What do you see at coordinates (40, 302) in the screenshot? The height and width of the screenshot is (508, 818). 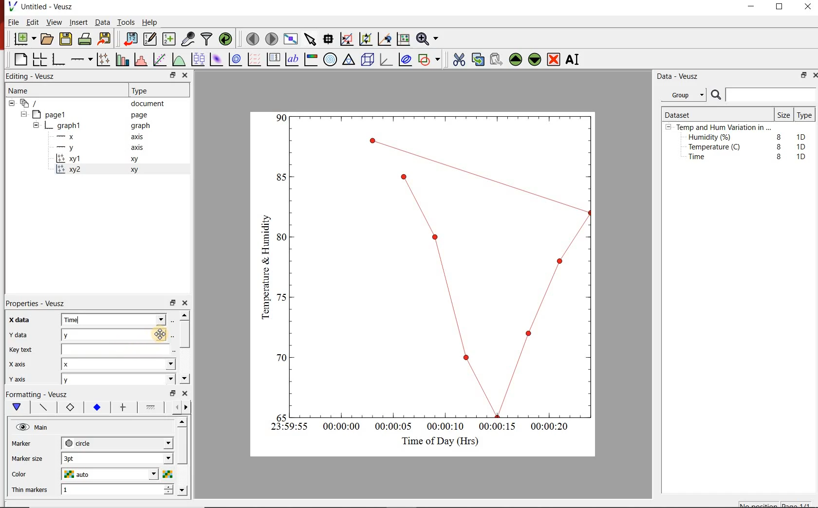 I see `Properties - Veusz` at bounding box center [40, 302].